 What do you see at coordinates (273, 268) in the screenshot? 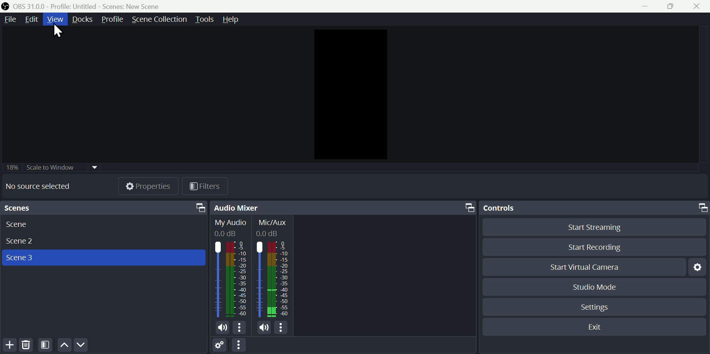
I see `Mic/Aux` at bounding box center [273, 268].